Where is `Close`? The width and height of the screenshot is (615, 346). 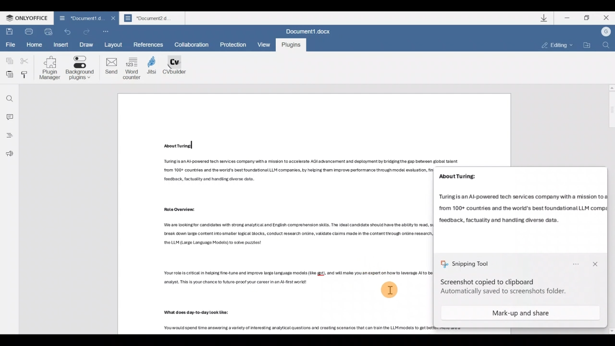 Close is located at coordinates (606, 19).